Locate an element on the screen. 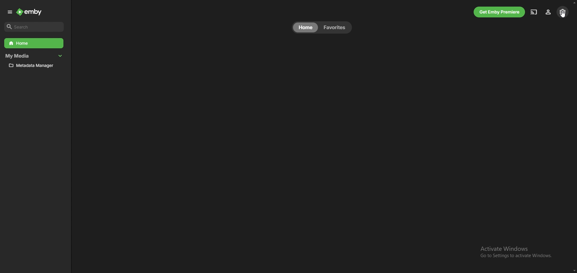 This screenshot has width=577, height=273. emby is located at coordinates (30, 12).